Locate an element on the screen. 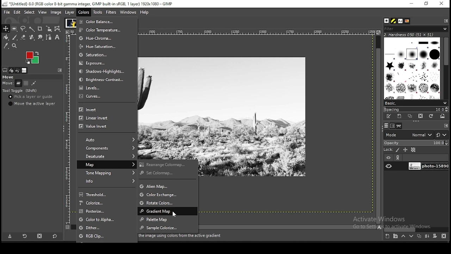 The width and height of the screenshot is (451, 254). coloroze is located at coordinates (108, 203).